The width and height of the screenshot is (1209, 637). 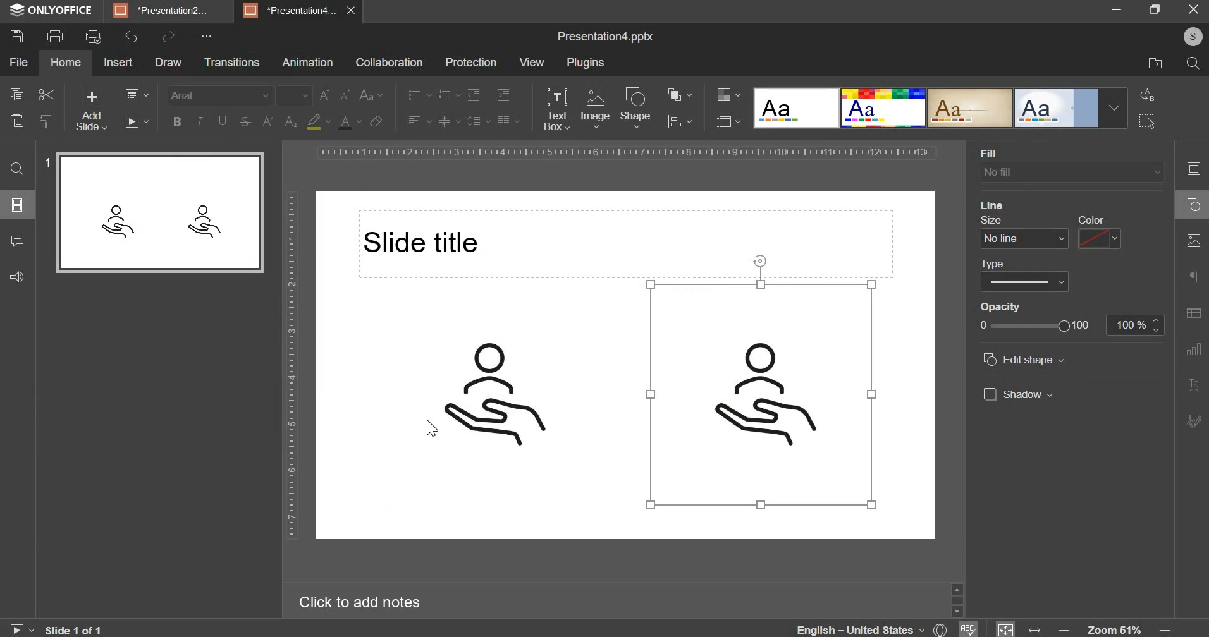 What do you see at coordinates (448, 95) in the screenshot?
I see `numbering` at bounding box center [448, 95].